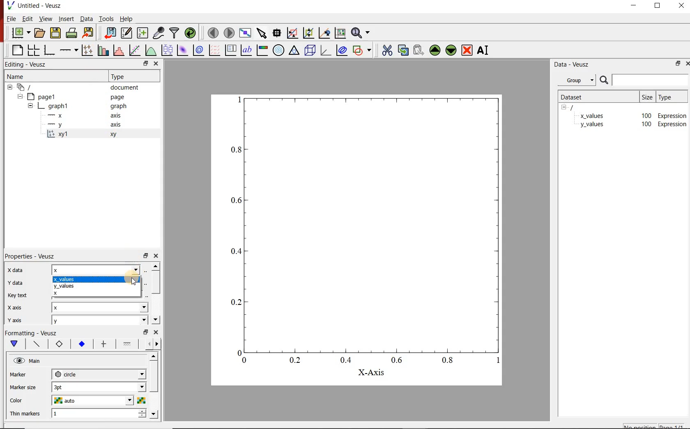  What do you see at coordinates (40, 32) in the screenshot?
I see `open document` at bounding box center [40, 32].